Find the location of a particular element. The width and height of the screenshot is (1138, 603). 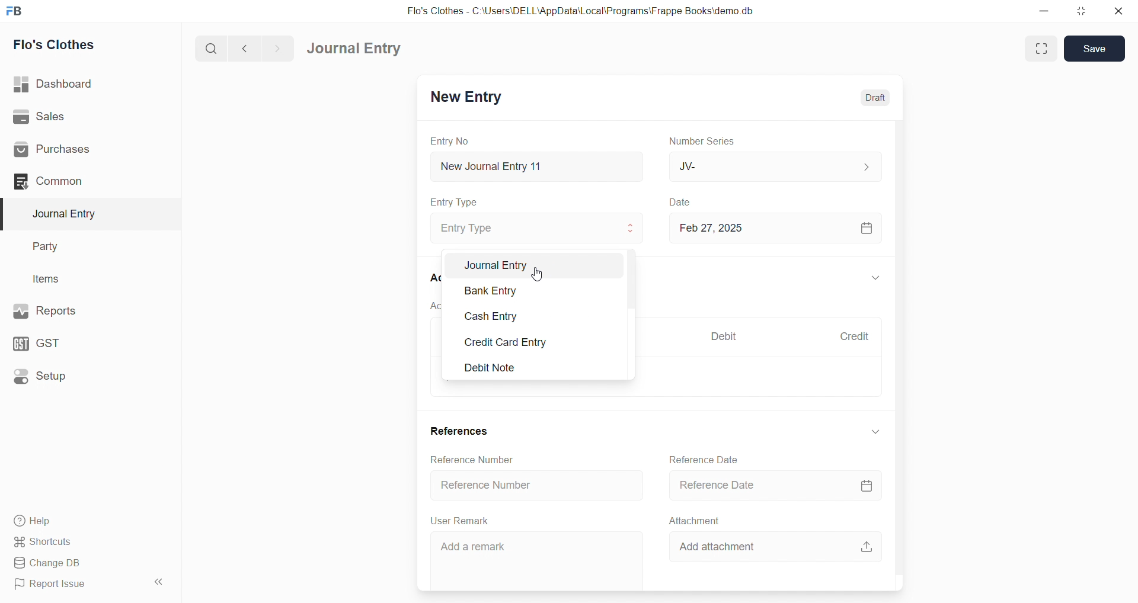

Journal Entry is located at coordinates (68, 214).